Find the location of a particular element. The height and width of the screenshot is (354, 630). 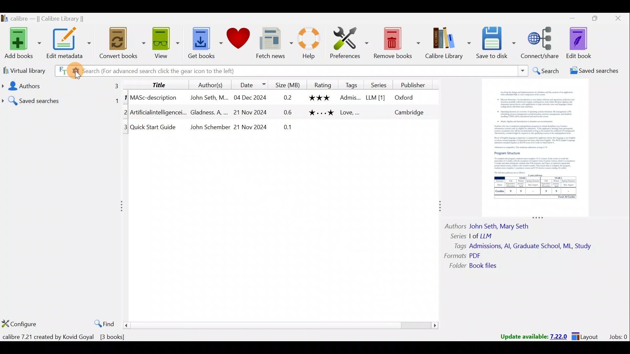

Tags Admissions, Al, Graduate School, ML, Study is located at coordinates (523, 246).